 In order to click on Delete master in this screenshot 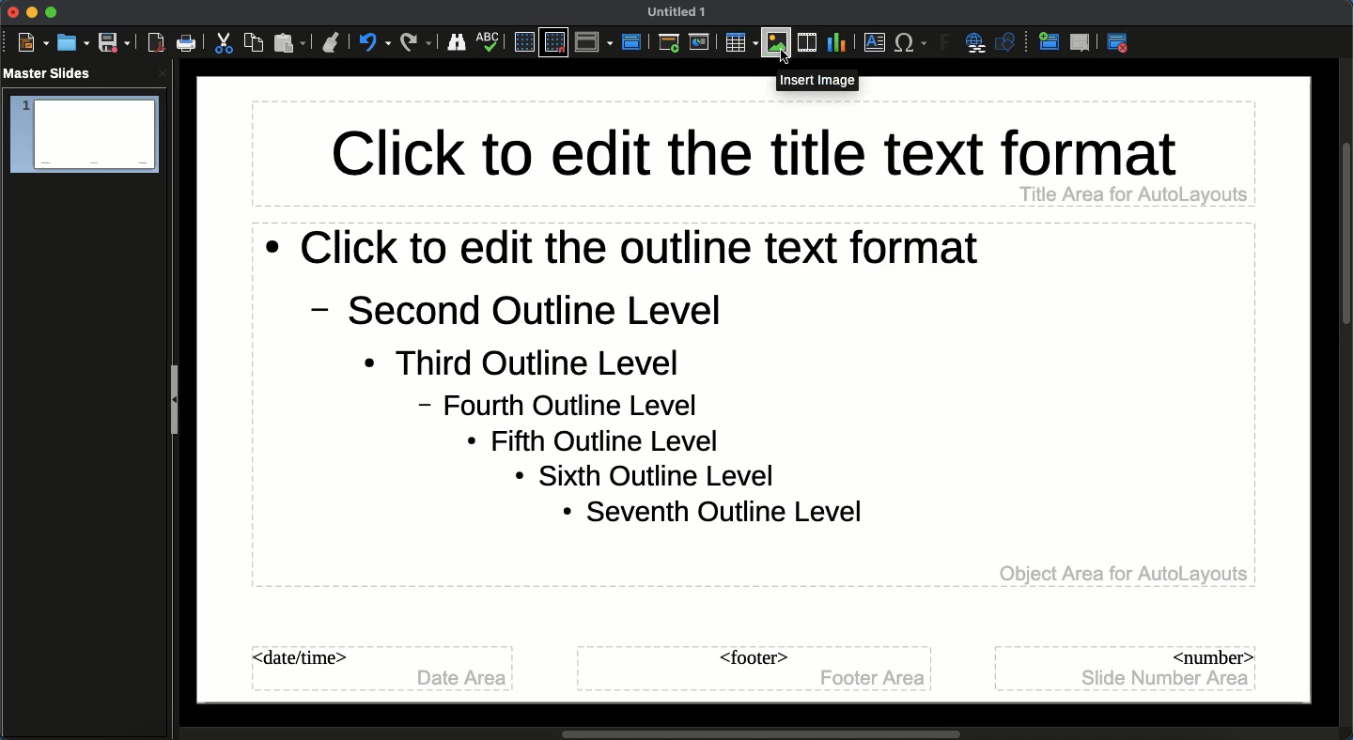, I will do `click(1083, 43)`.